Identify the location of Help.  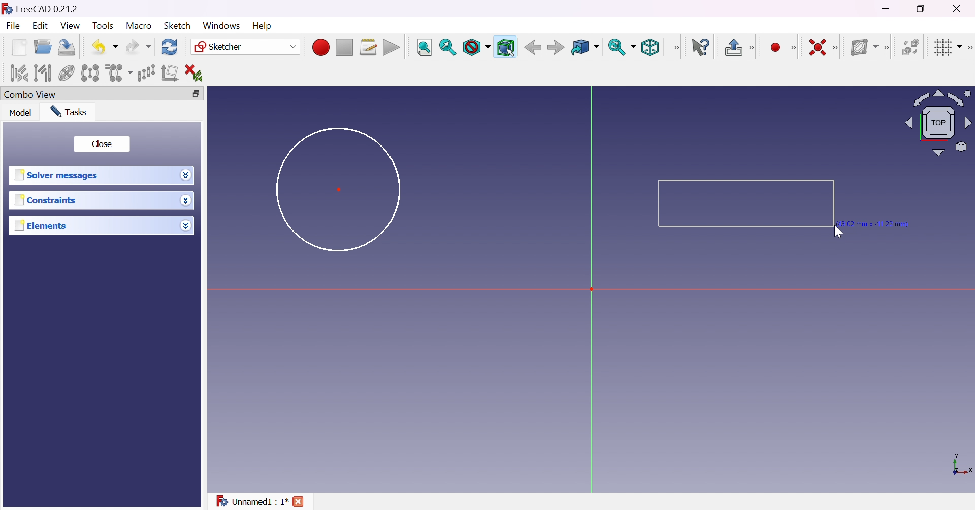
(263, 26).